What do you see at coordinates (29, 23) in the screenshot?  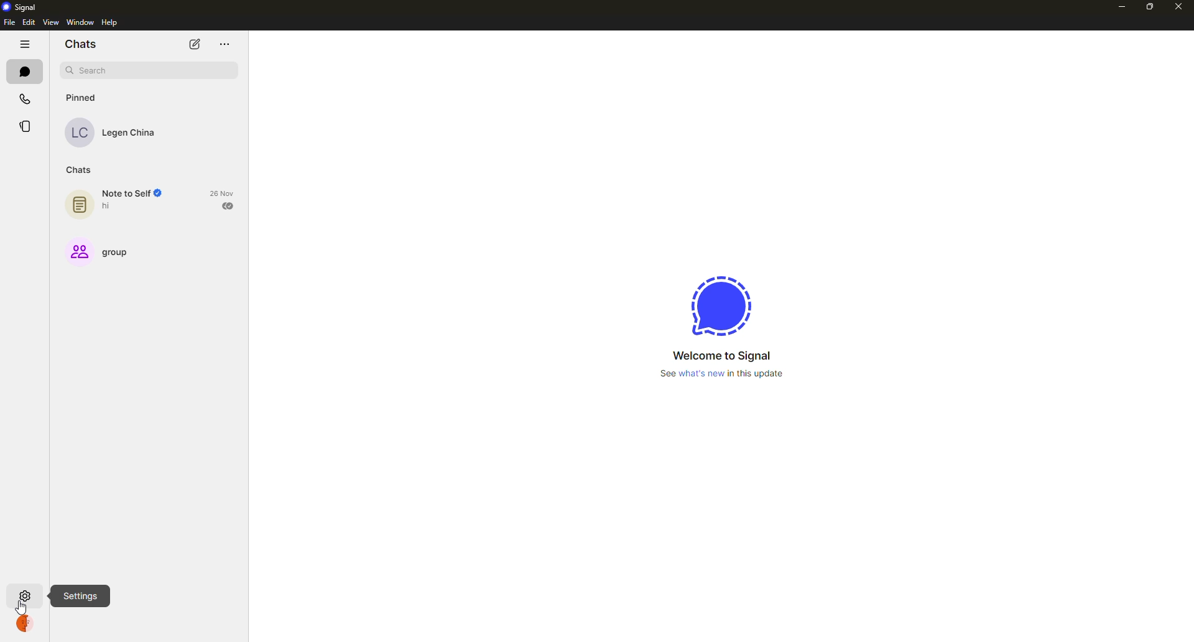 I see `edit` at bounding box center [29, 23].